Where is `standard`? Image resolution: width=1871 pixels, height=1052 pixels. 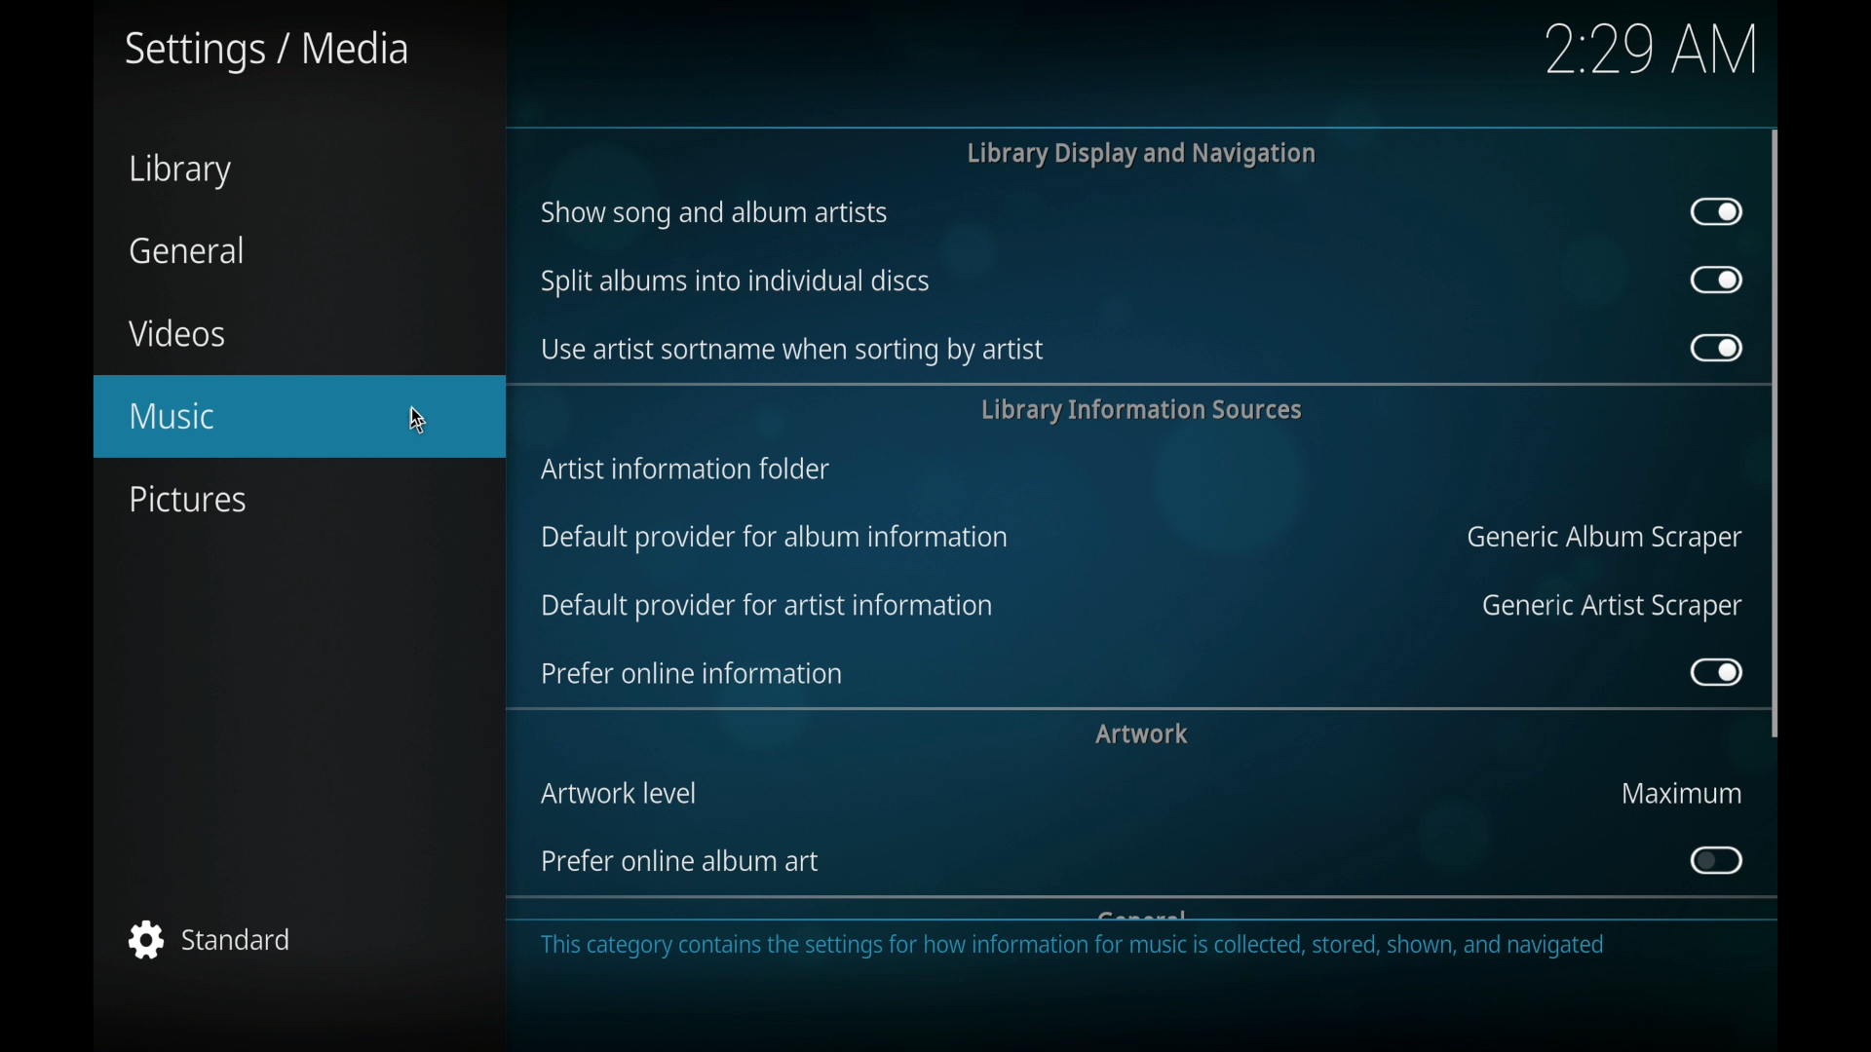 standard is located at coordinates (212, 942).